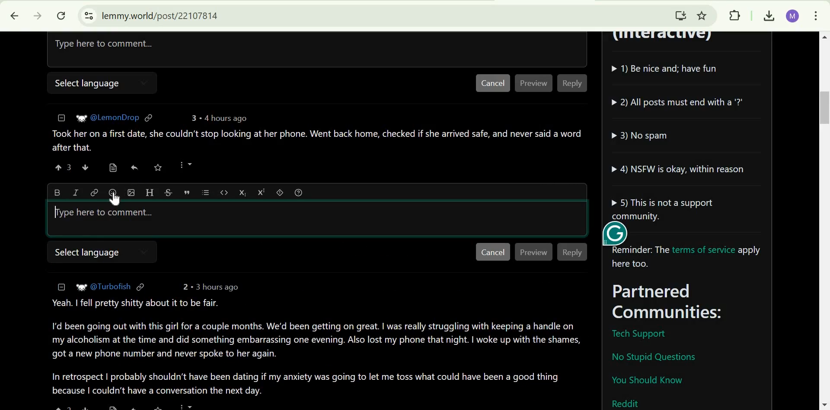  I want to click on list, so click(205, 192).